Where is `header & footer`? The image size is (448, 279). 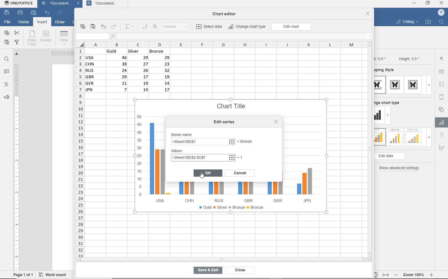 header & footer is located at coordinates (441, 97).